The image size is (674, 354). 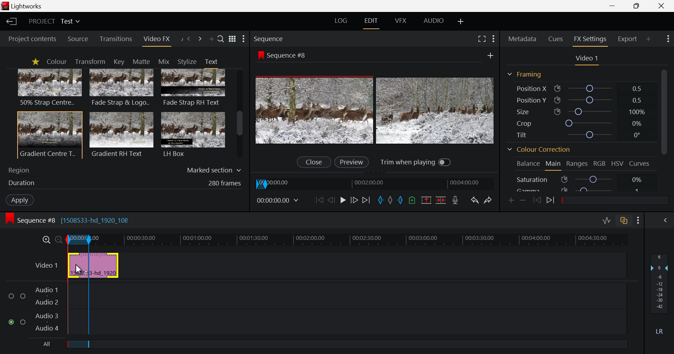 What do you see at coordinates (372, 21) in the screenshot?
I see `EDIT Layout` at bounding box center [372, 21].